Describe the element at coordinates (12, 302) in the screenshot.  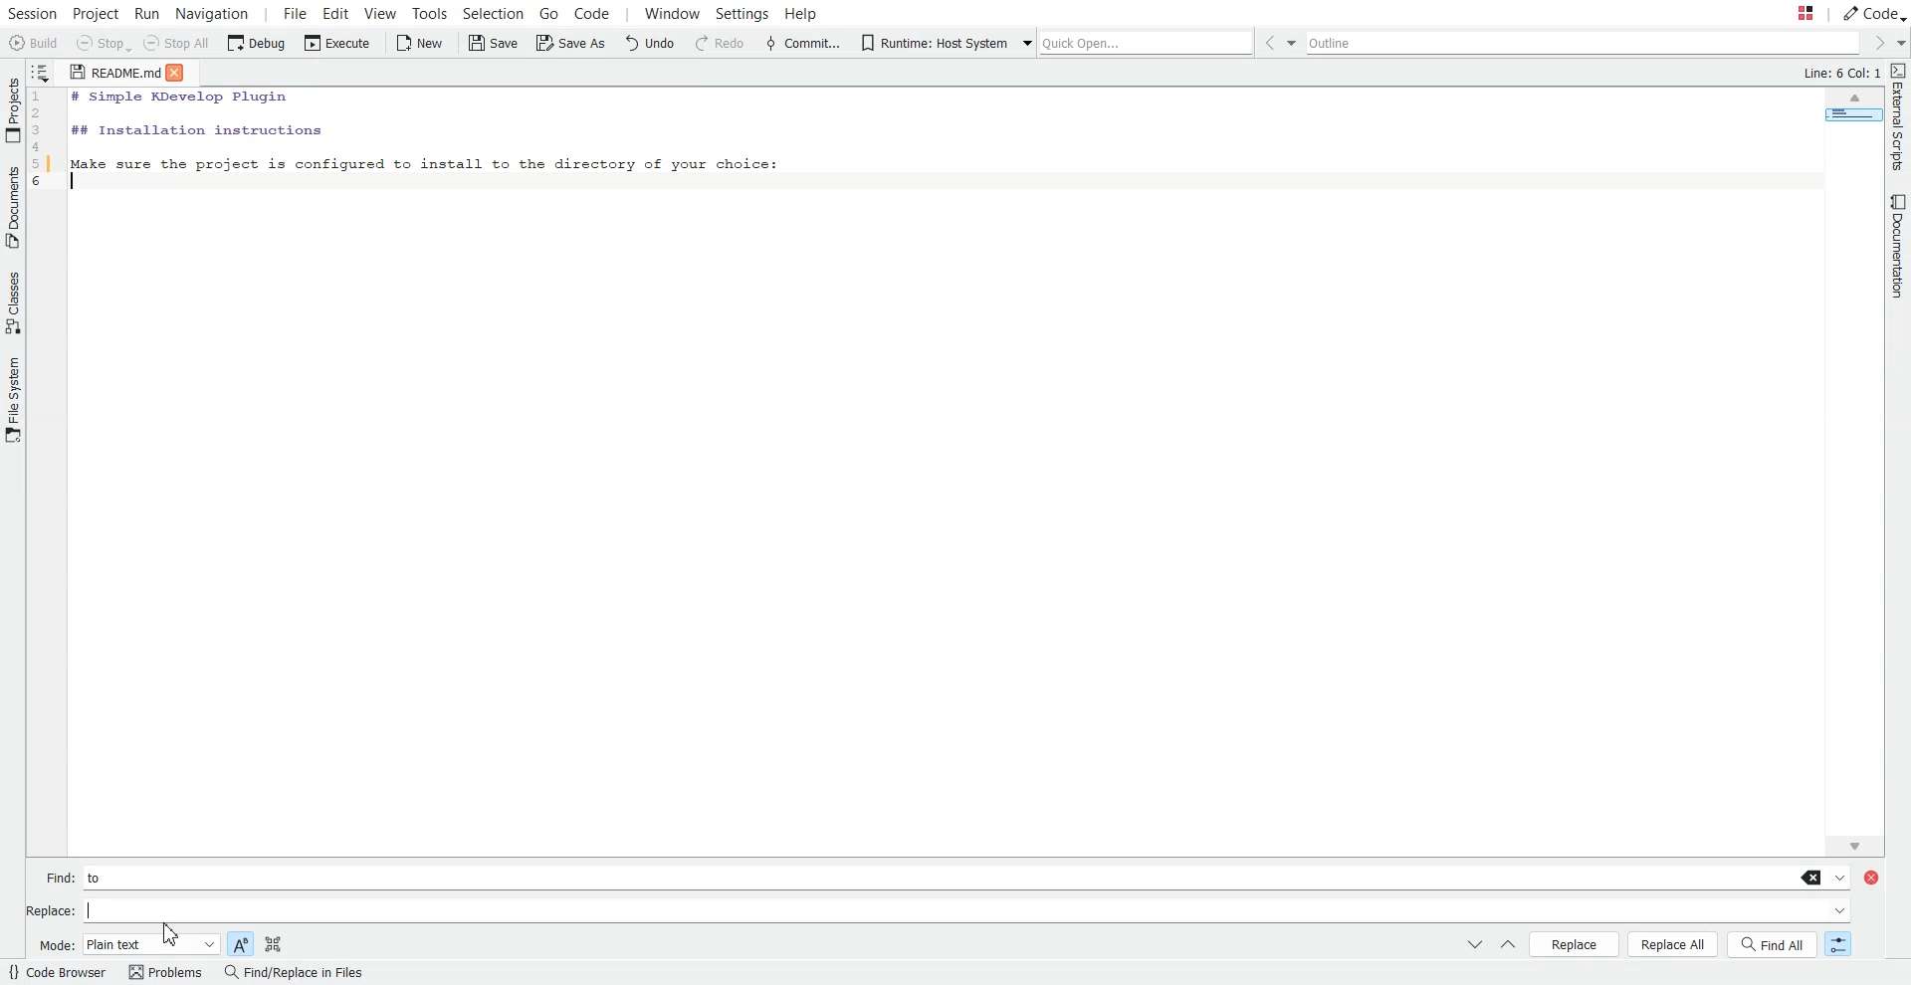
I see `Classes` at that location.